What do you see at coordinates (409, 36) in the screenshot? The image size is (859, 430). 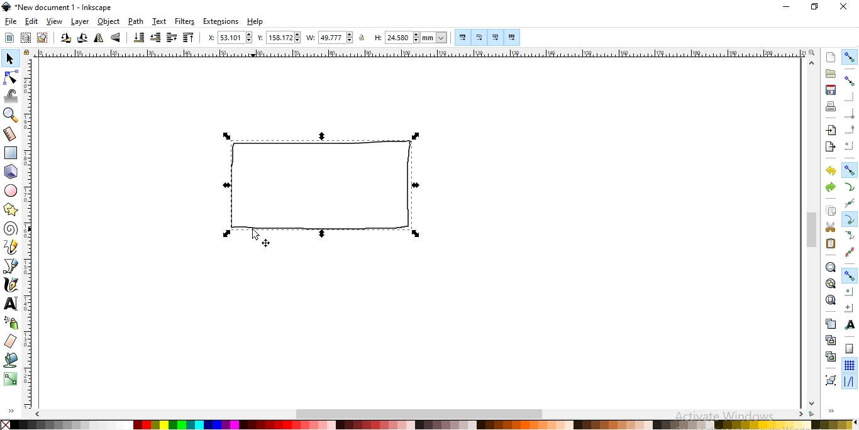 I see `height of selection` at bounding box center [409, 36].